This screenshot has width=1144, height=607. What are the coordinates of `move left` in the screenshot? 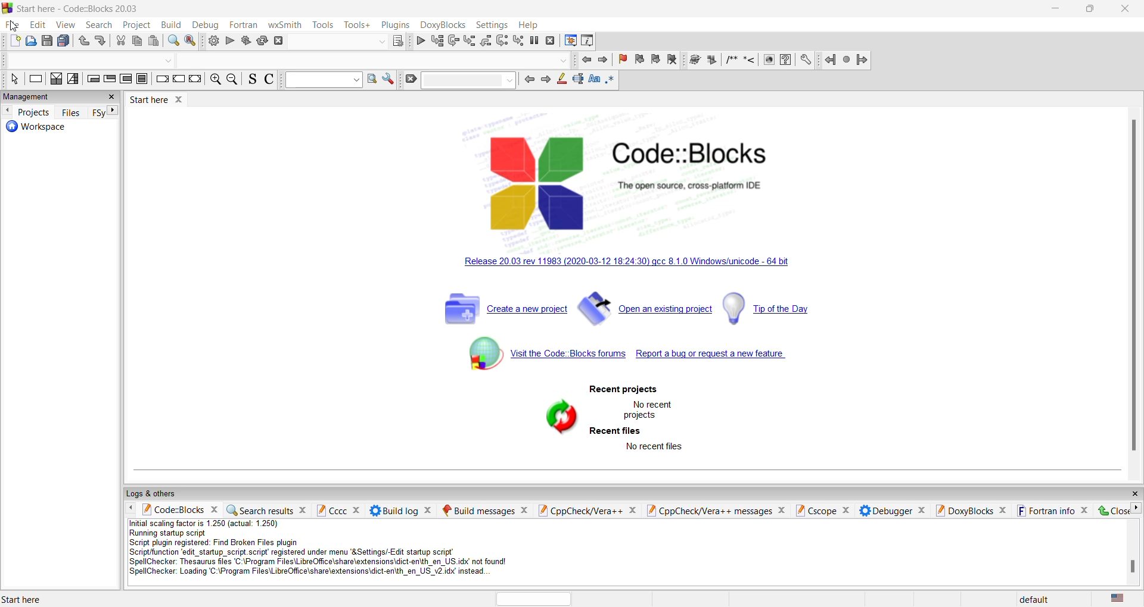 It's located at (7, 111).